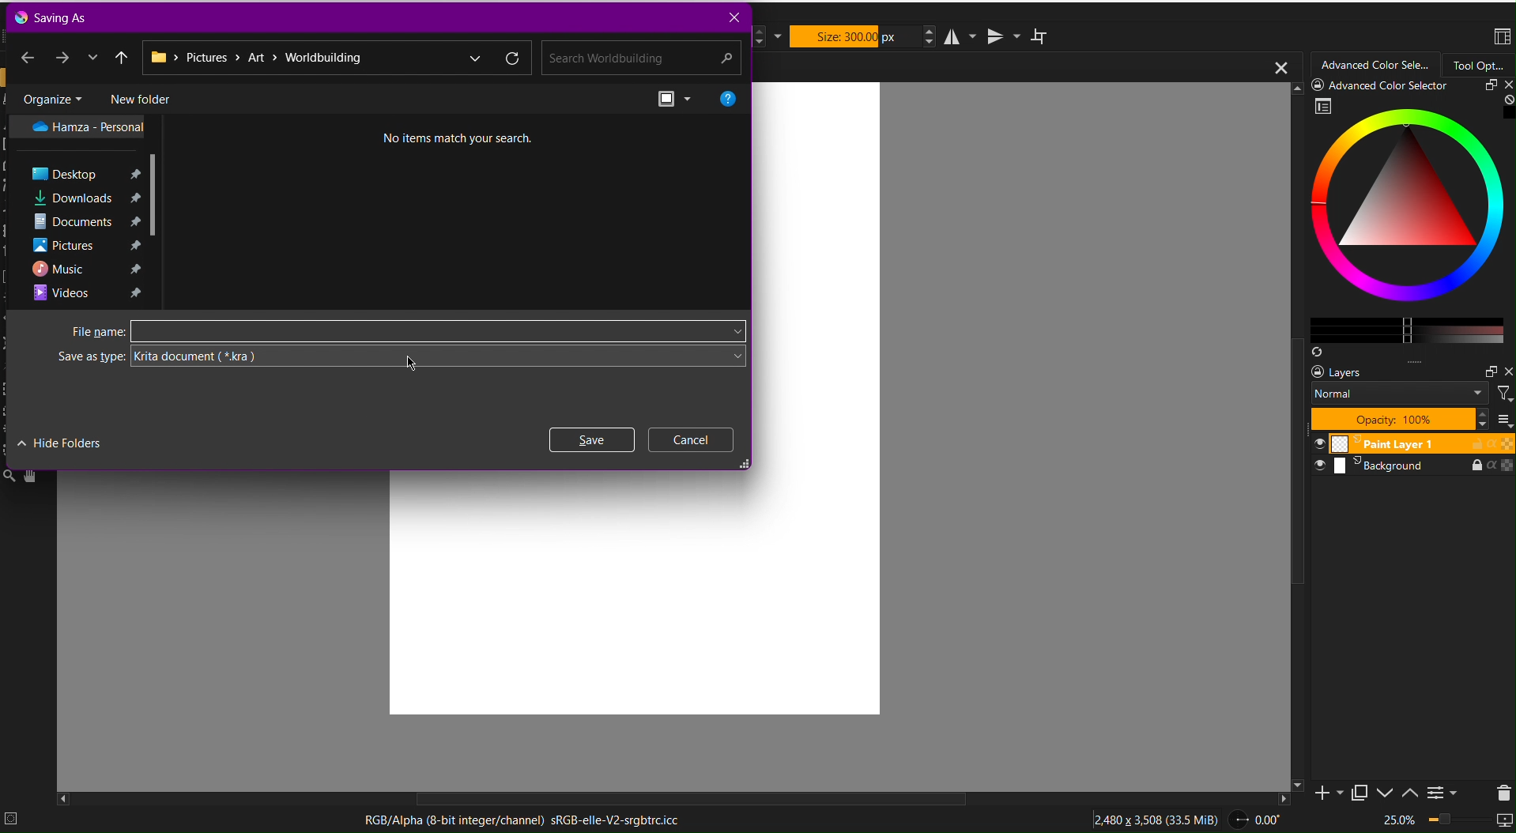 The height and width of the screenshot is (833, 1516). What do you see at coordinates (1261, 817) in the screenshot?
I see `Degree` at bounding box center [1261, 817].